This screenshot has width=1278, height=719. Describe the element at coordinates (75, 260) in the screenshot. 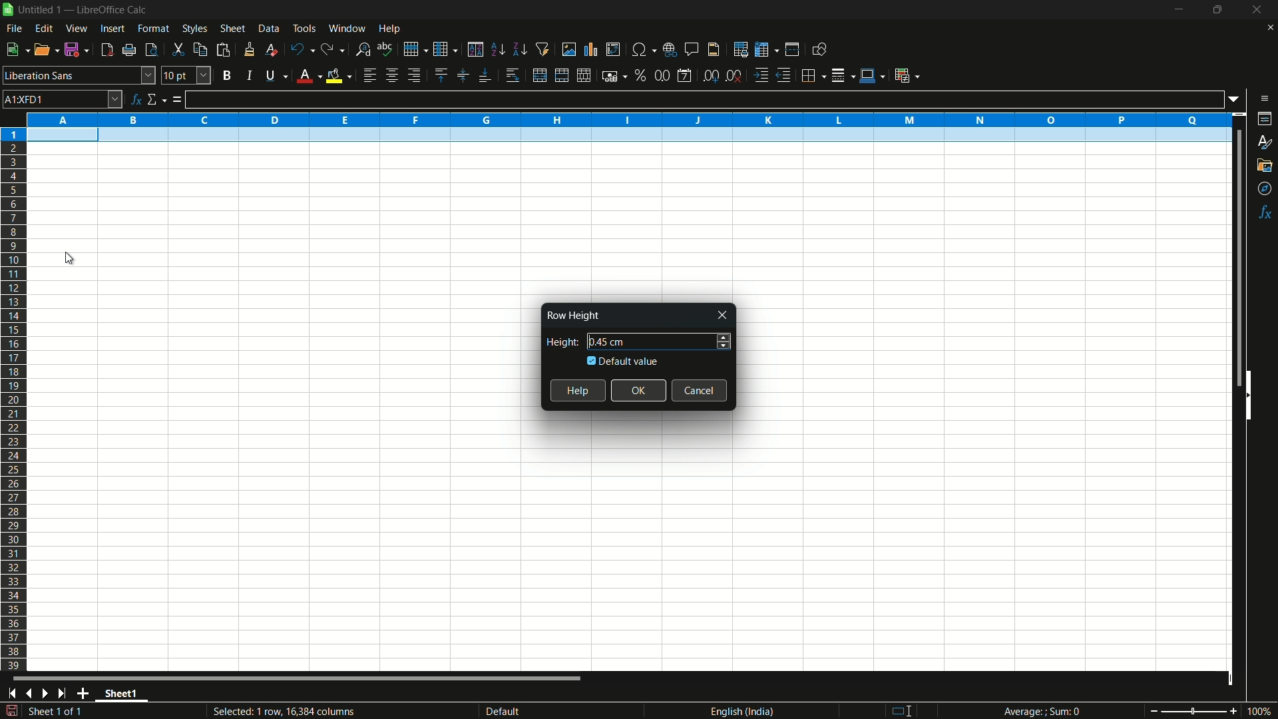

I see `cursor` at that location.